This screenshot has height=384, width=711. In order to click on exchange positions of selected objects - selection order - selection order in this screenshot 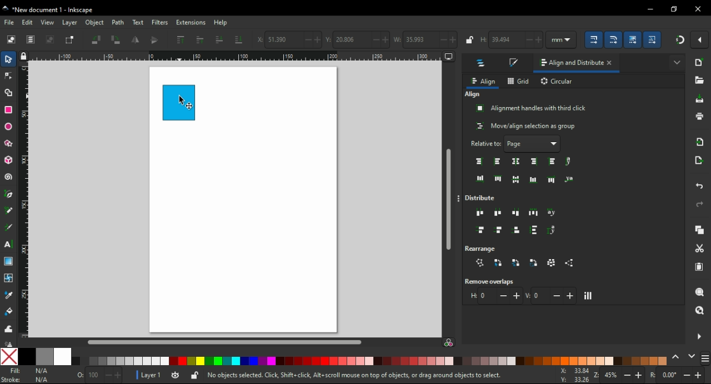, I will do `click(498, 262)`.